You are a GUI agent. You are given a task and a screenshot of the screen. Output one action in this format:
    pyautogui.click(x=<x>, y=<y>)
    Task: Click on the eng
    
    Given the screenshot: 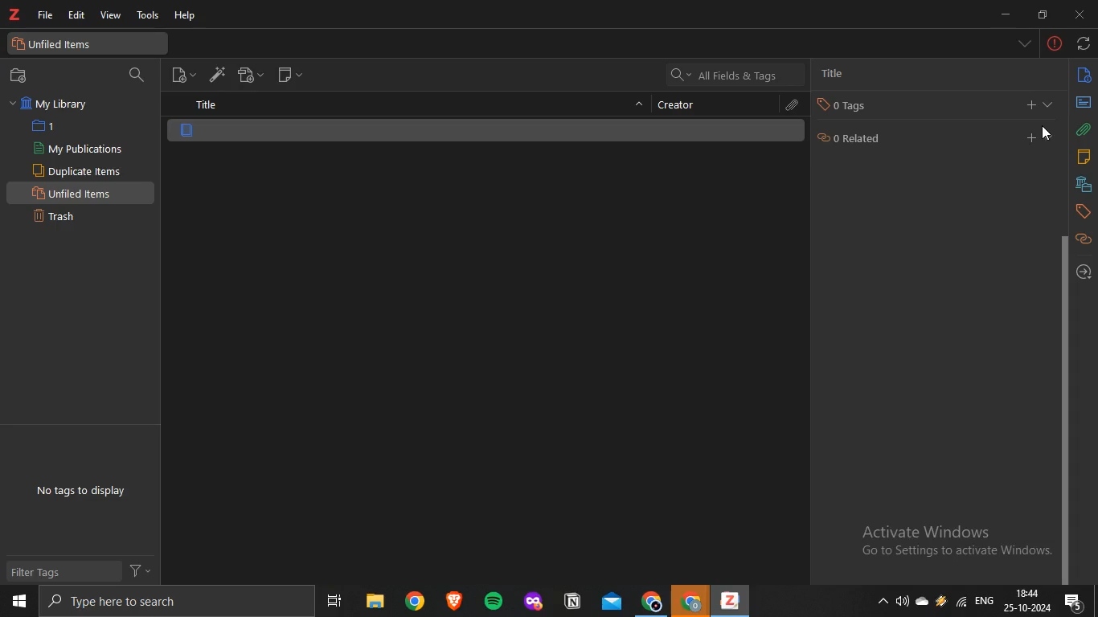 What is the action you would take?
    pyautogui.click(x=984, y=603)
    